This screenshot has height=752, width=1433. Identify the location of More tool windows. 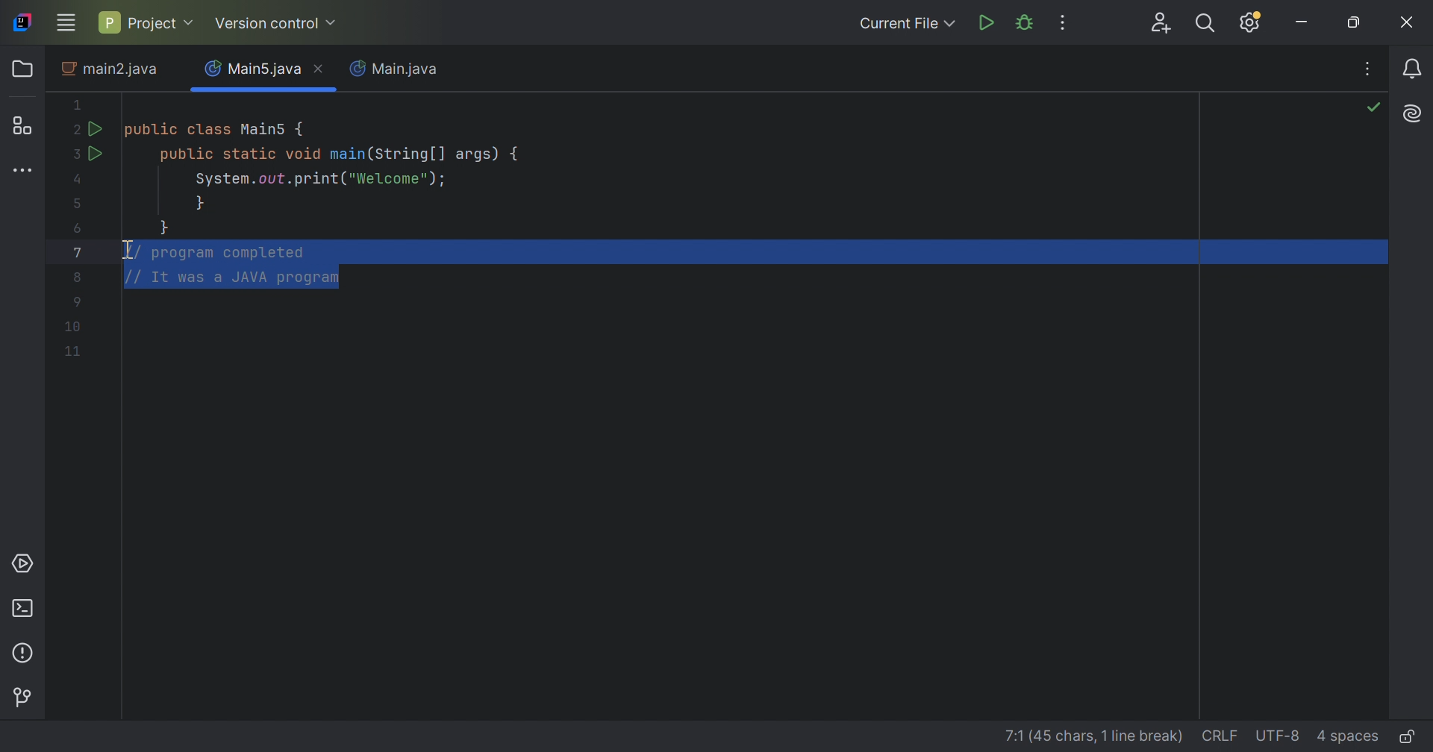
(22, 172).